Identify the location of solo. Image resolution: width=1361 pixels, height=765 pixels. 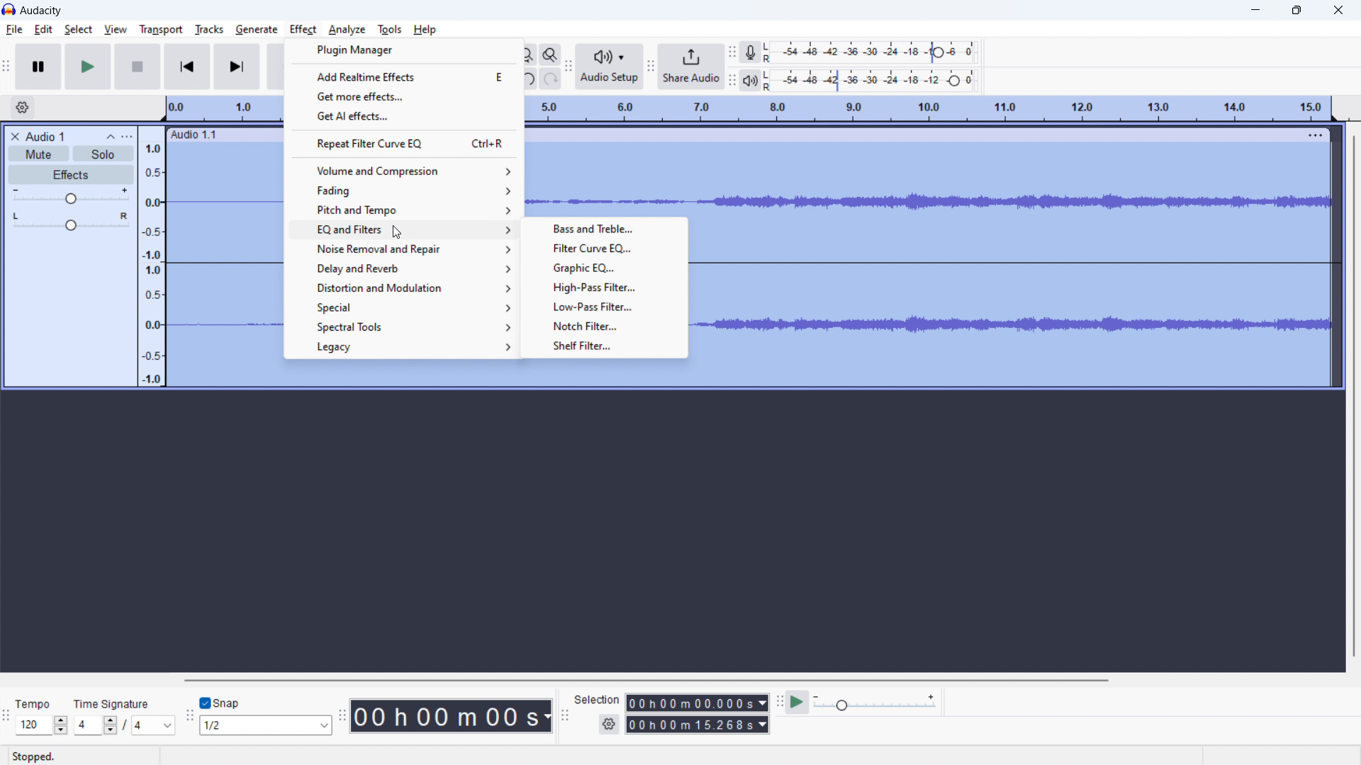
(103, 154).